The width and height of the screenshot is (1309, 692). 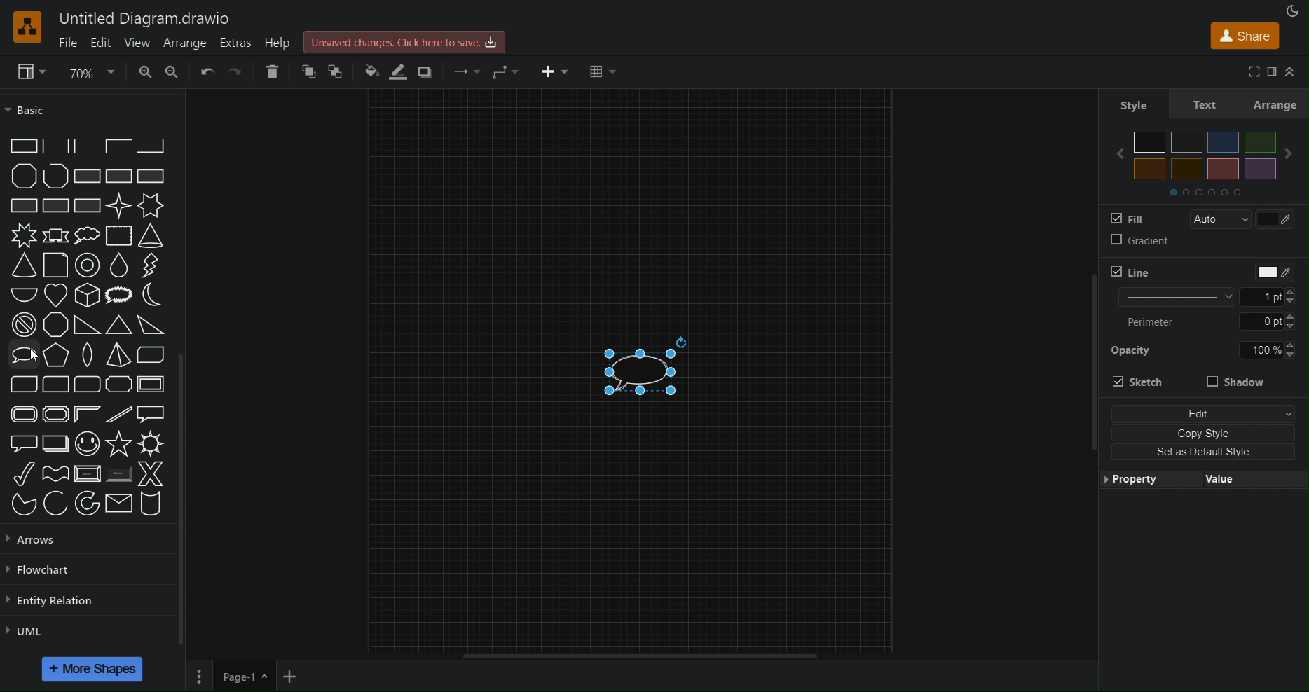 What do you see at coordinates (247, 674) in the screenshot?
I see `Page 1` at bounding box center [247, 674].